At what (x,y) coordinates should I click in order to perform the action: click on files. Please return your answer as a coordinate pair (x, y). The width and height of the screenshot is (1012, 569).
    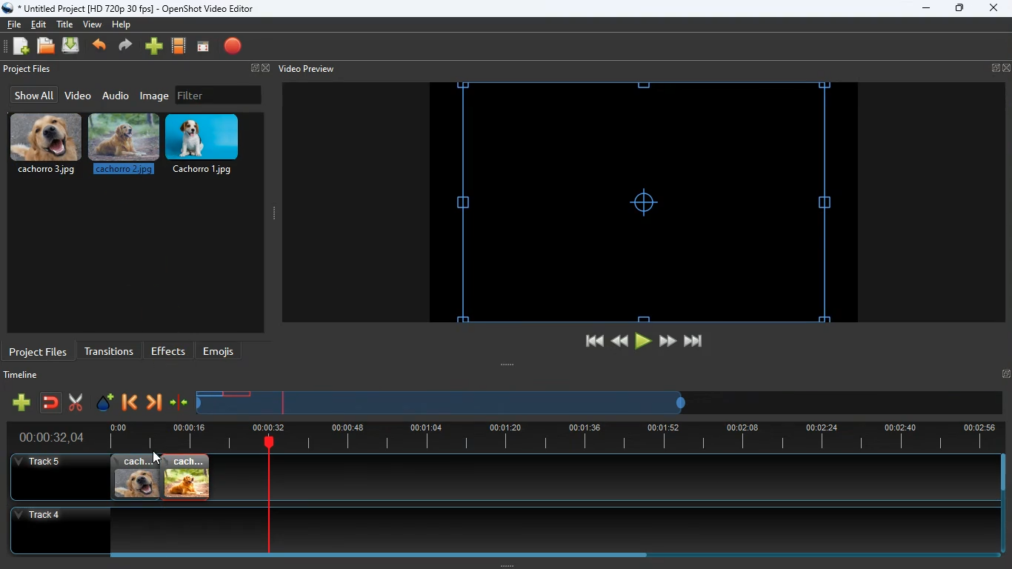
    Looking at the image, I should click on (47, 47).